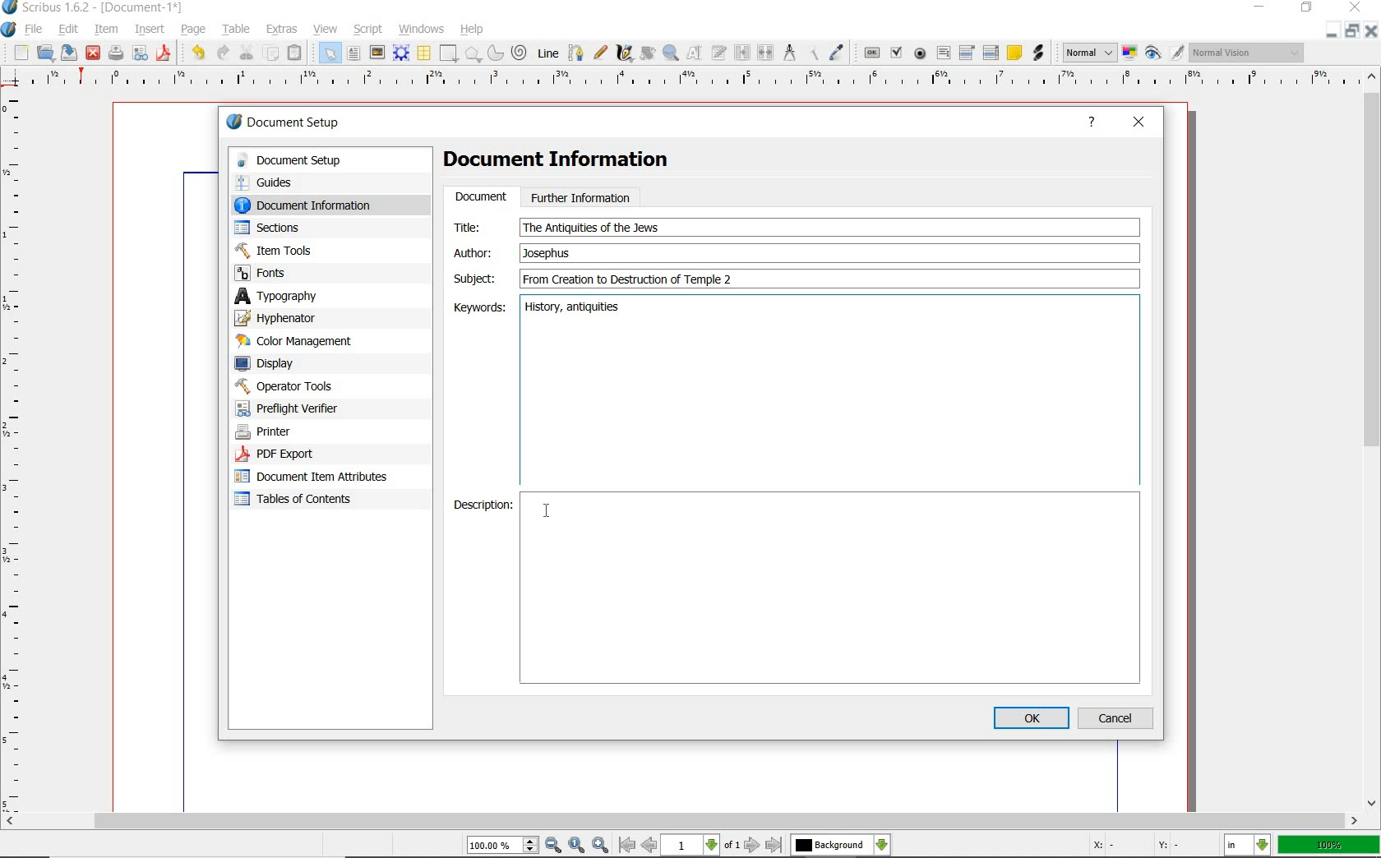  I want to click on help, so click(1092, 124).